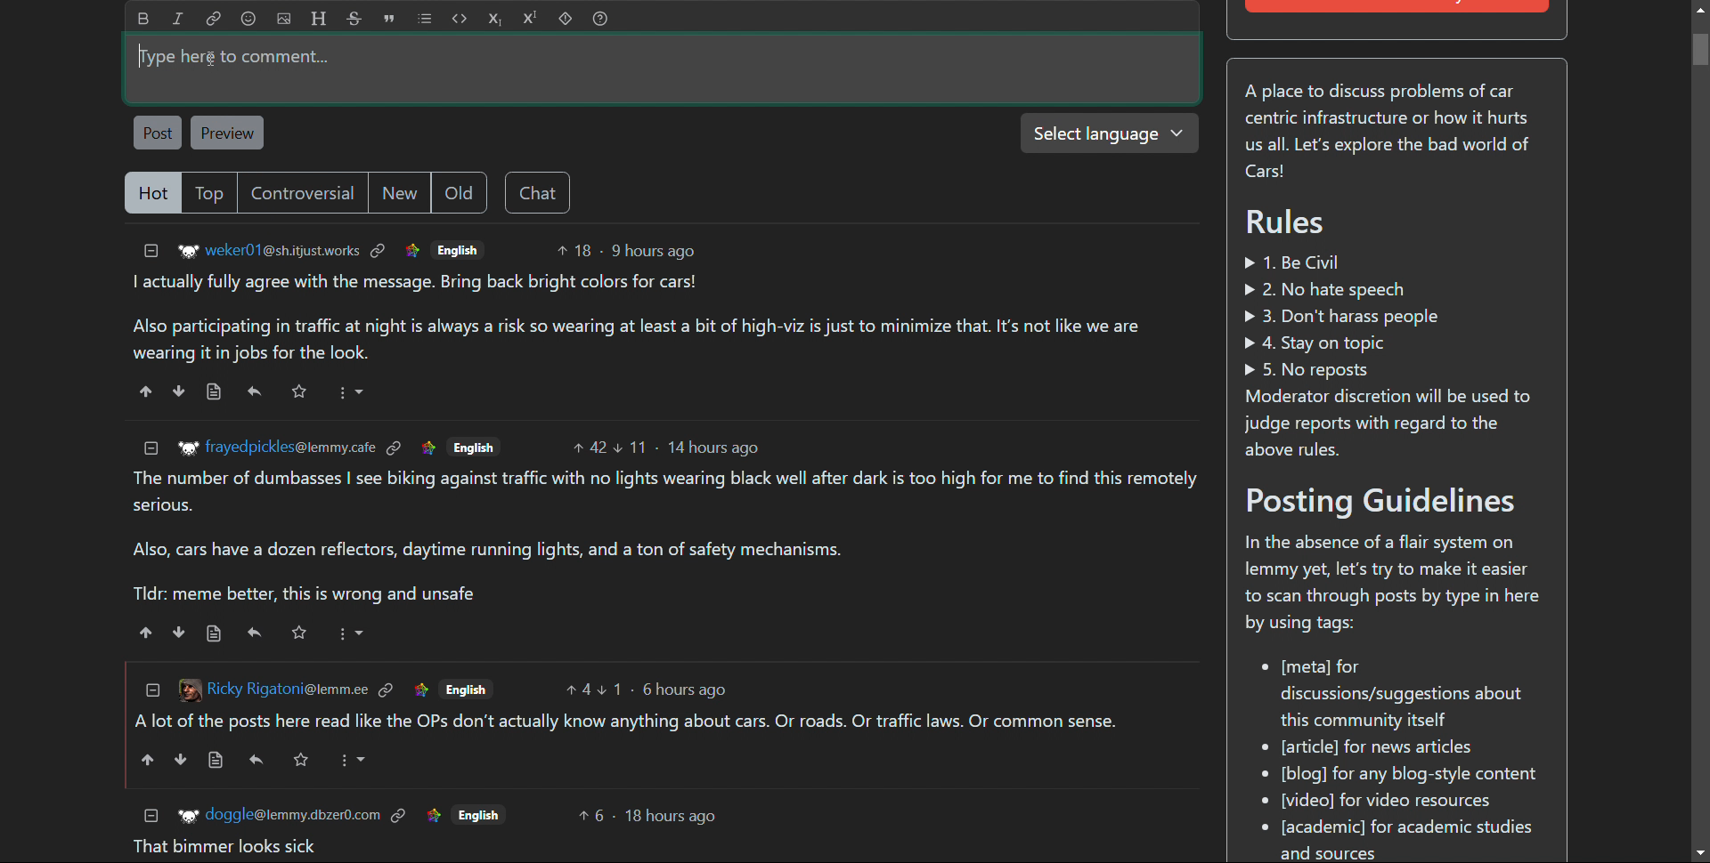  Describe the element at coordinates (495, 19) in the screenshot. I see `subscript` at that location.